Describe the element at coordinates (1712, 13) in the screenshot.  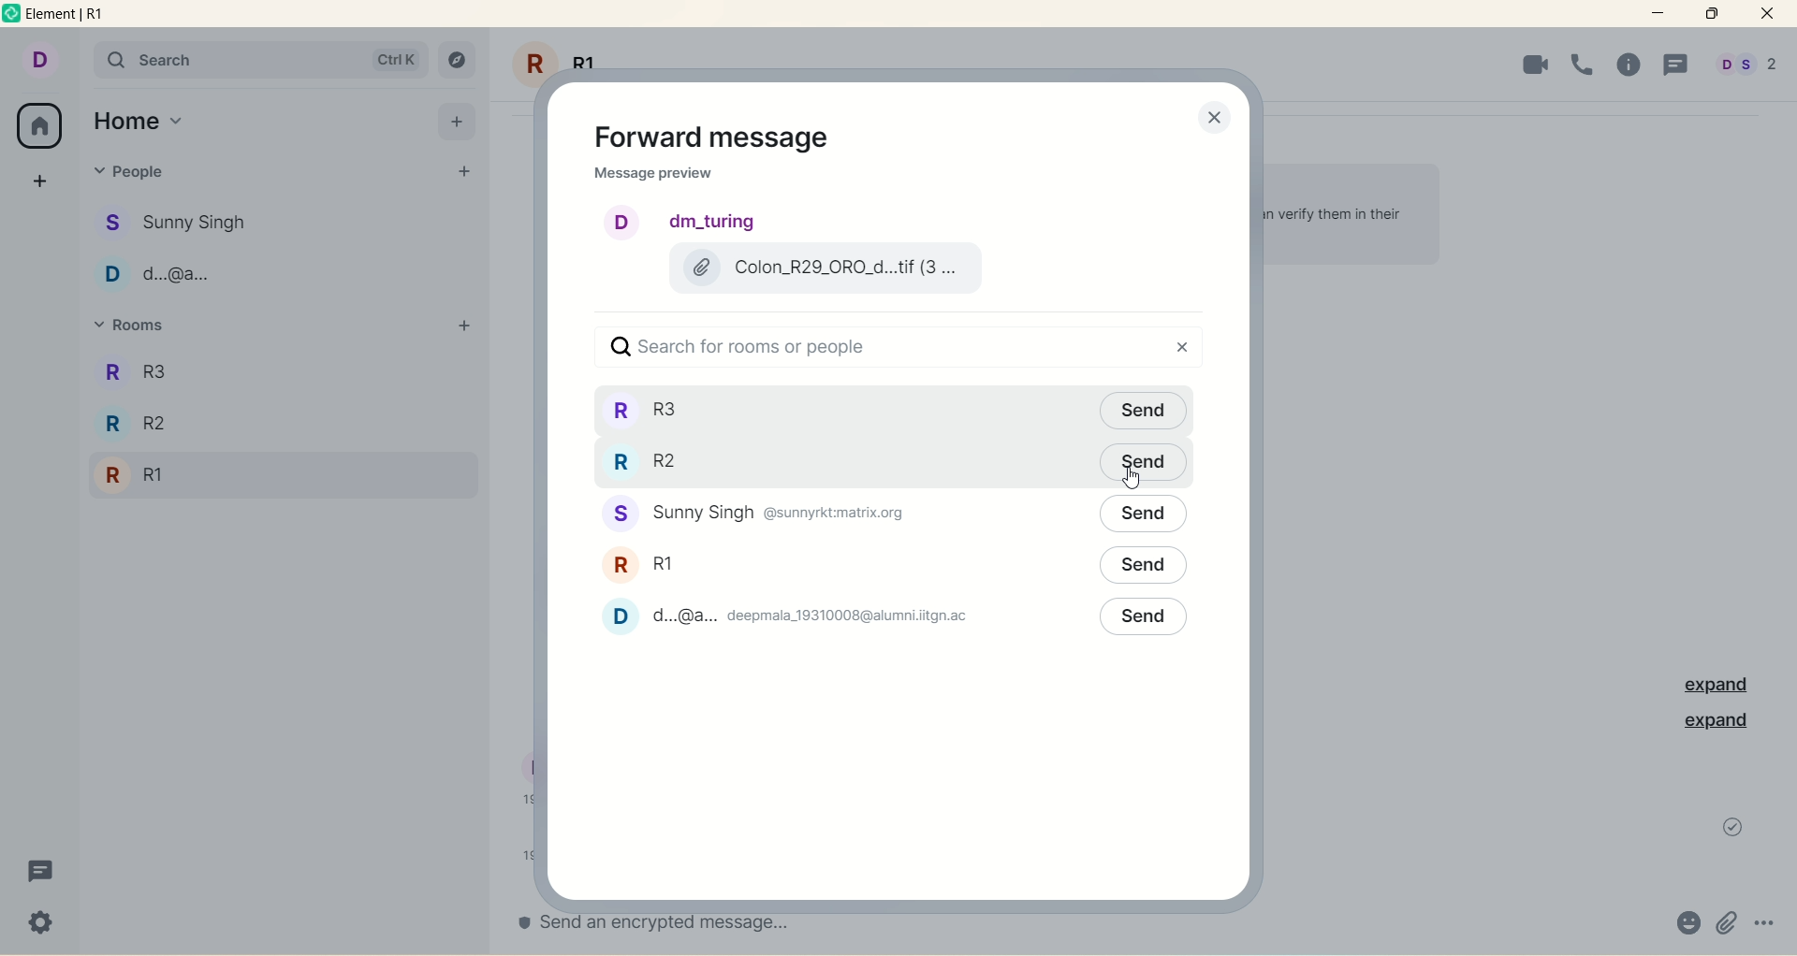
I see `maximize` at that location.